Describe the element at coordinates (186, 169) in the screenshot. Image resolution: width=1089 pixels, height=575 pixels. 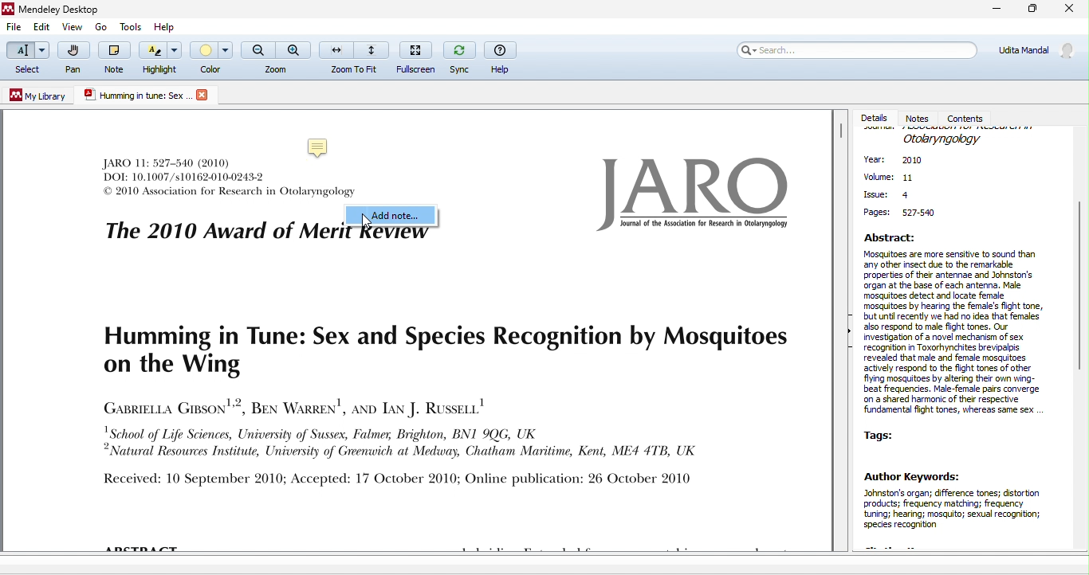
I see `journal text` at that location.